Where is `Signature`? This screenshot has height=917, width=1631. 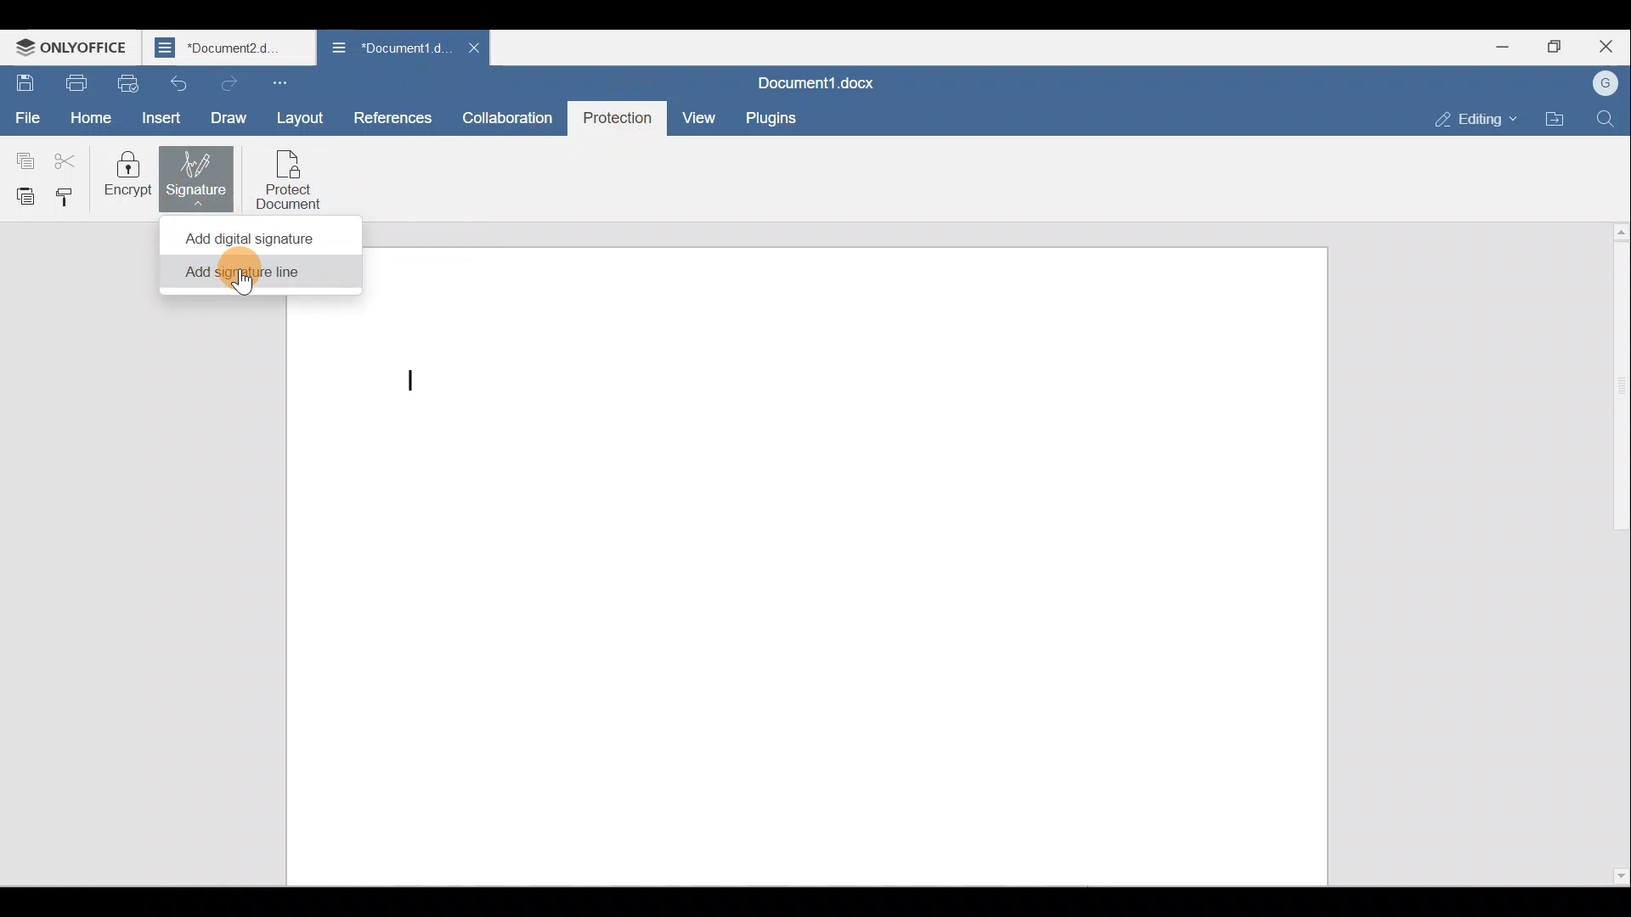 Signature is located at coordinates (200, 176).